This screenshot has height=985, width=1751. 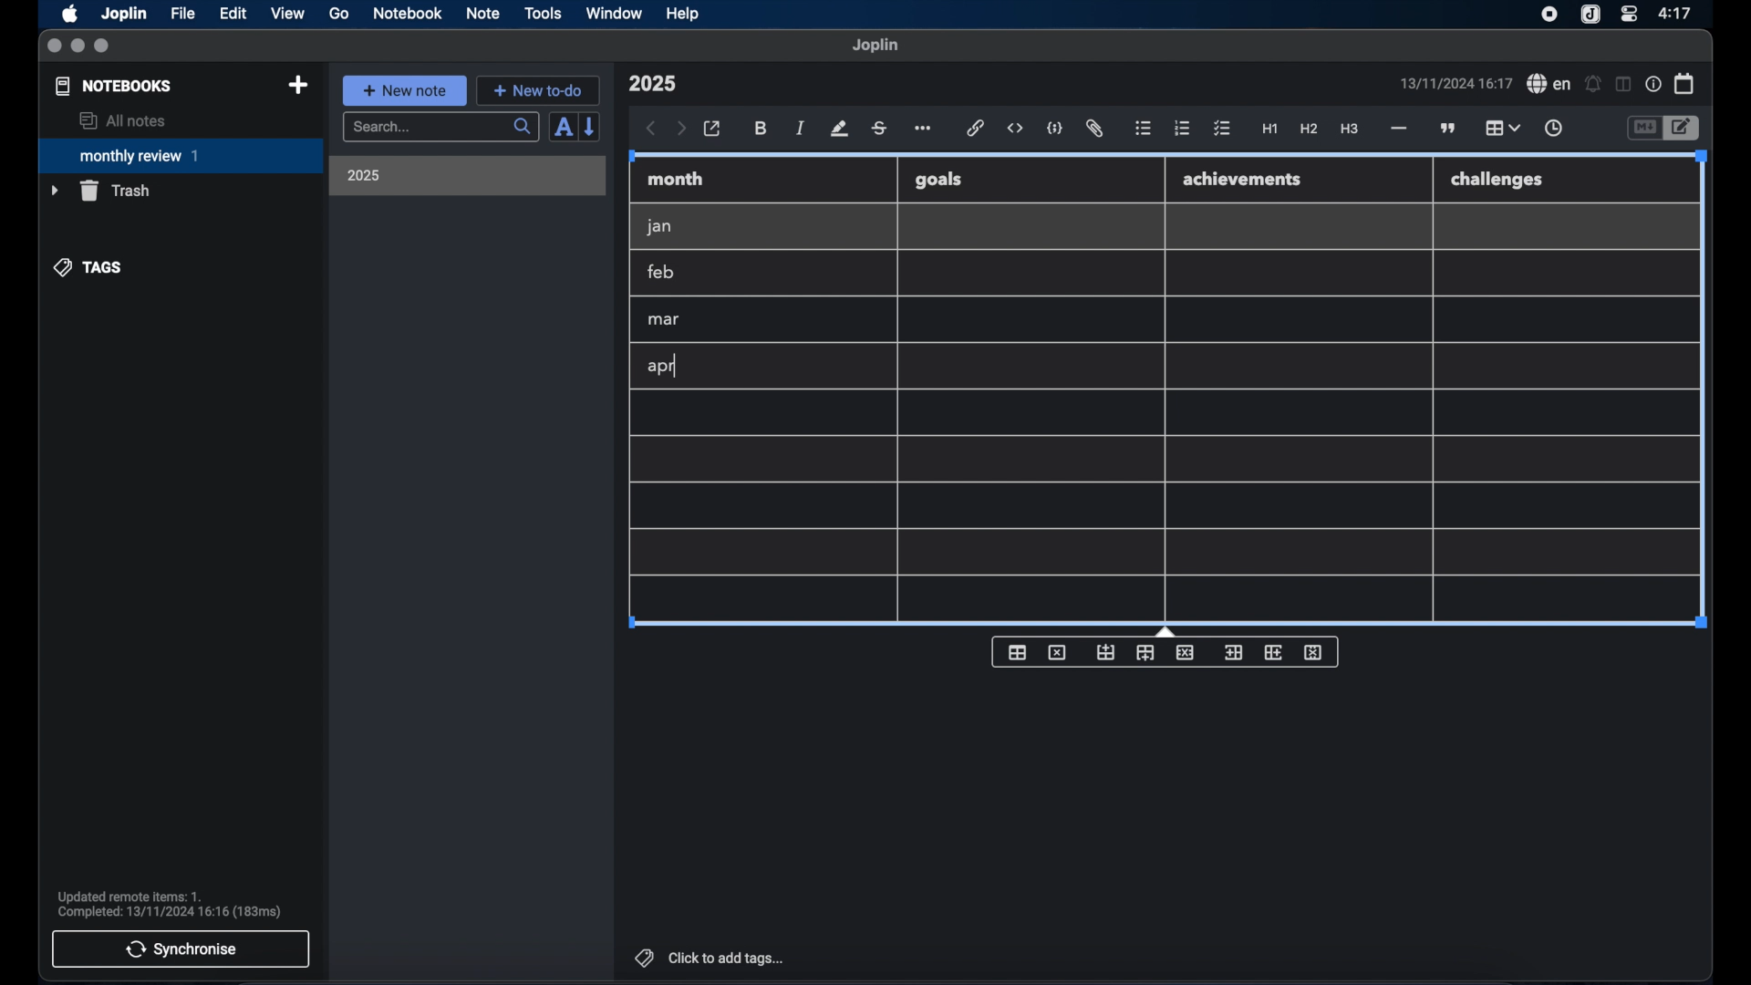 I want to click on joplin, so click(x=875, y=45).